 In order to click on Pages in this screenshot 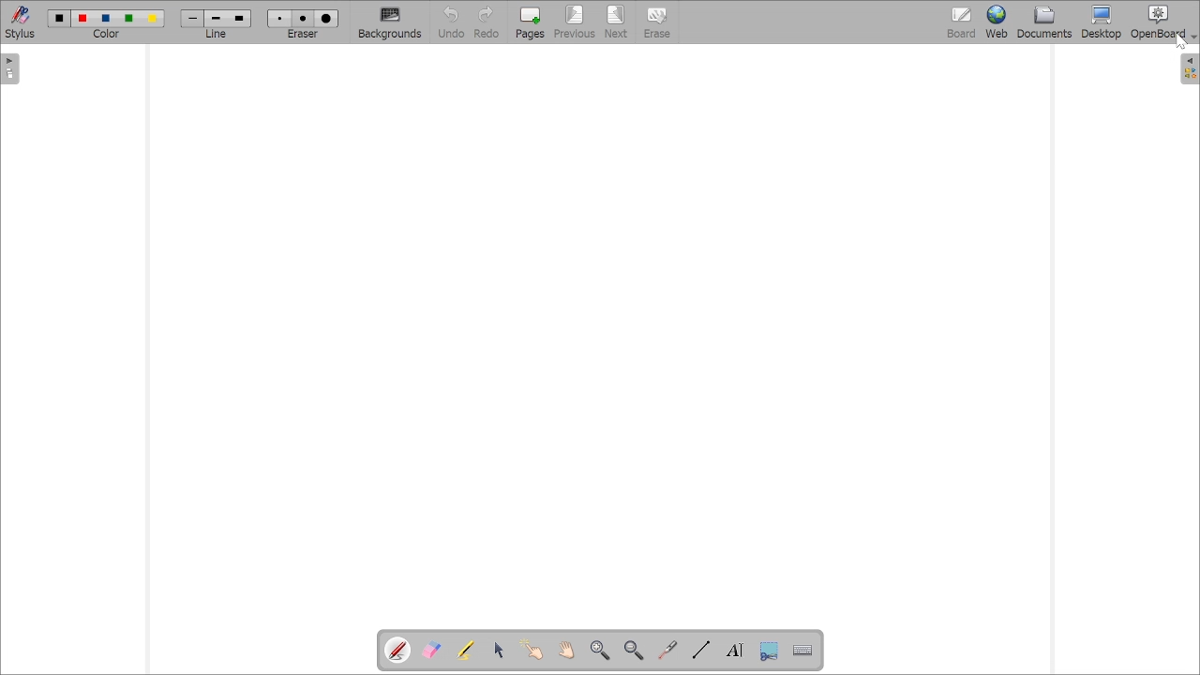, I will do `click(528, 23)`.